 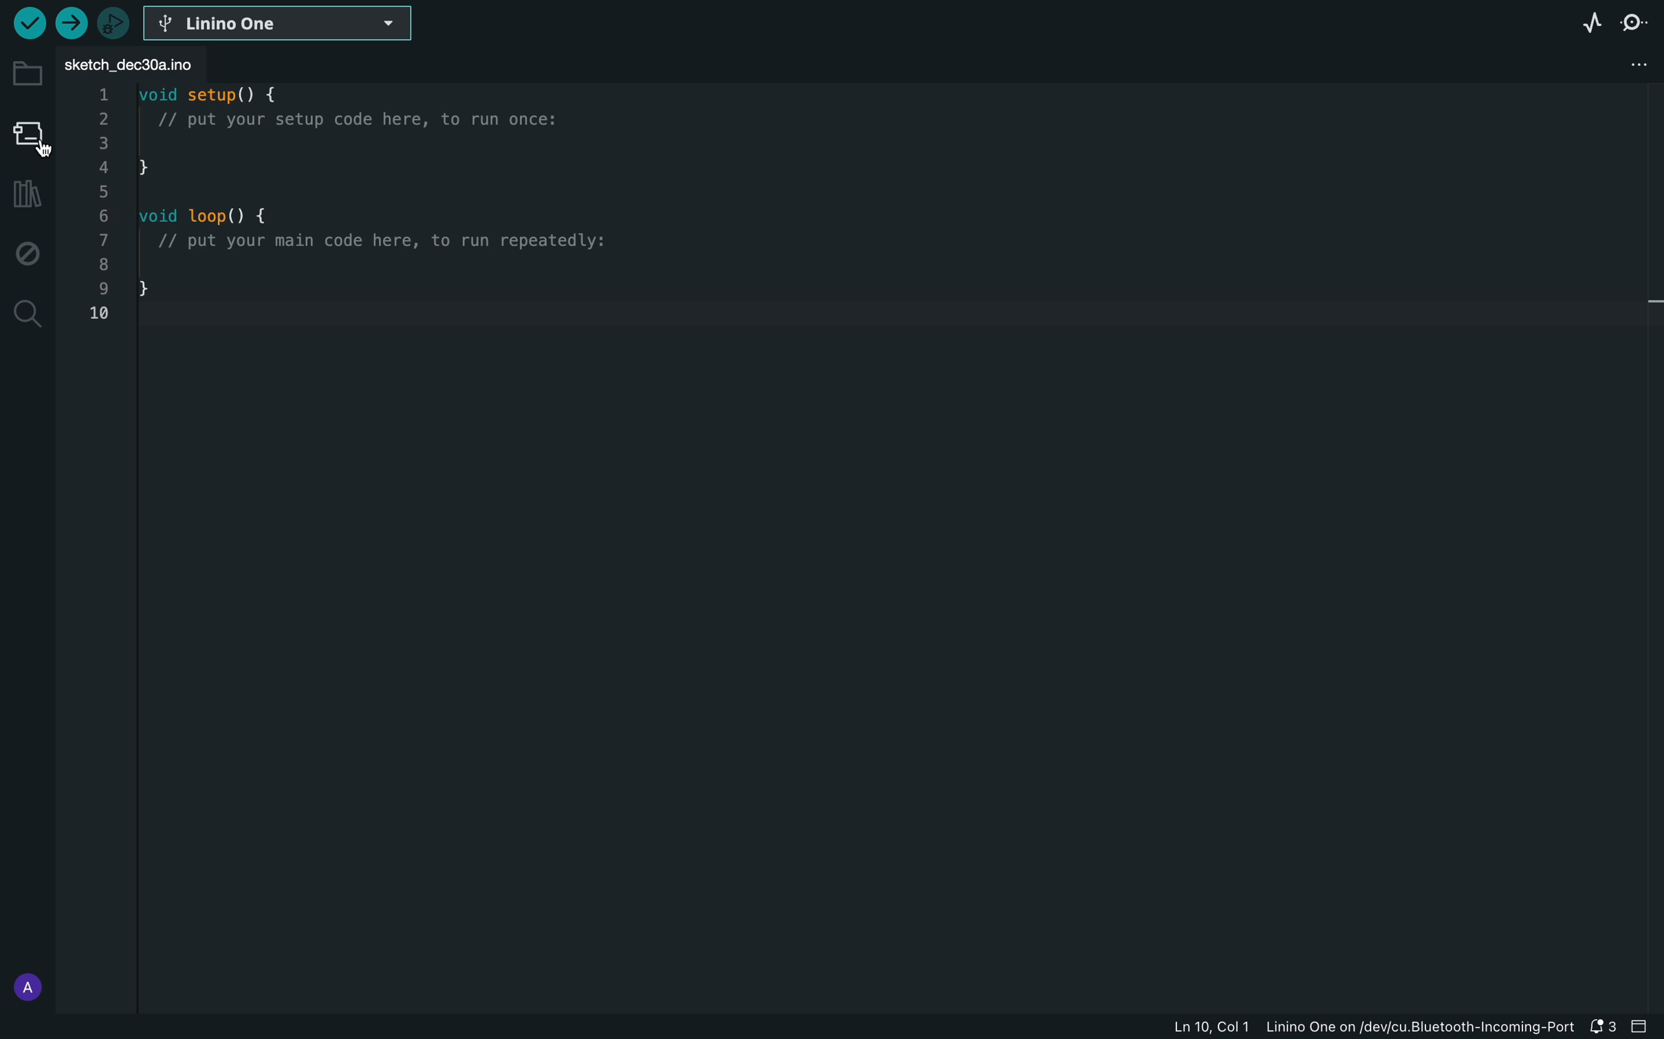 What do you see at coordinates (30, 149) in the screenshot?
I see `cursor` at bounding box center [30, 149].